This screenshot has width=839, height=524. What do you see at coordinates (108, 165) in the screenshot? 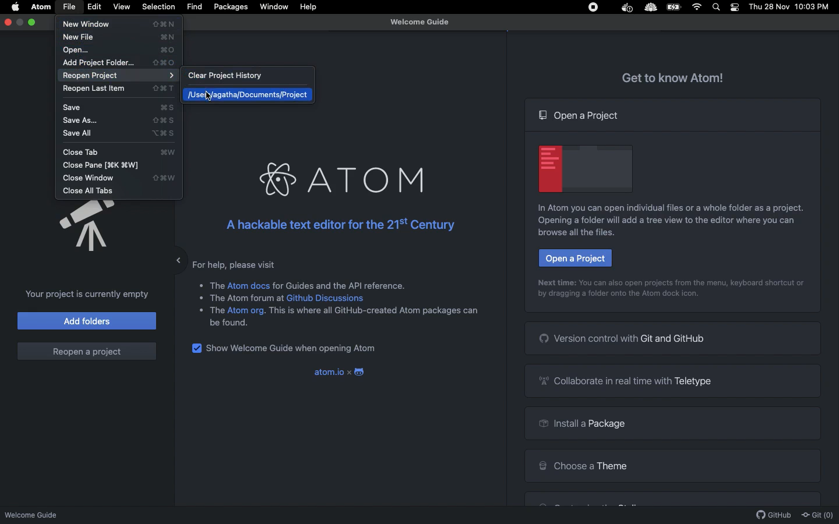
I see `Close pane` at bounding box center [108, 165].